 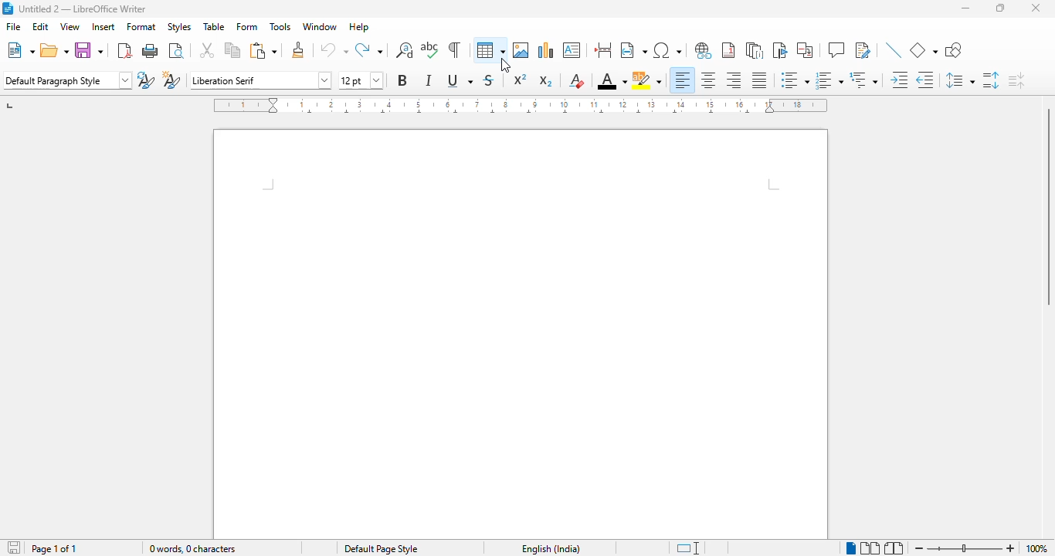 I want to click on save, so click(x=90, y=49).